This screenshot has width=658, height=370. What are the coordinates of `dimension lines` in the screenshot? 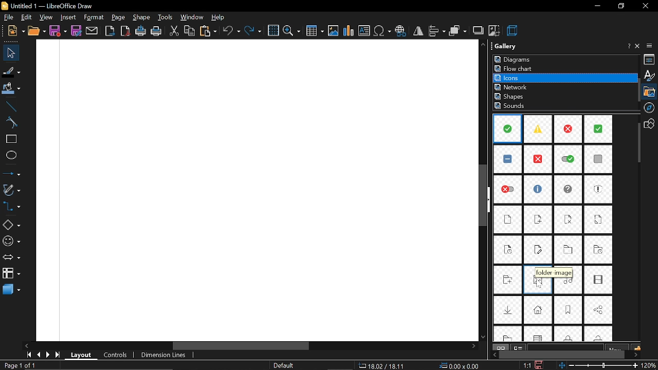 It's located at (166, 355).